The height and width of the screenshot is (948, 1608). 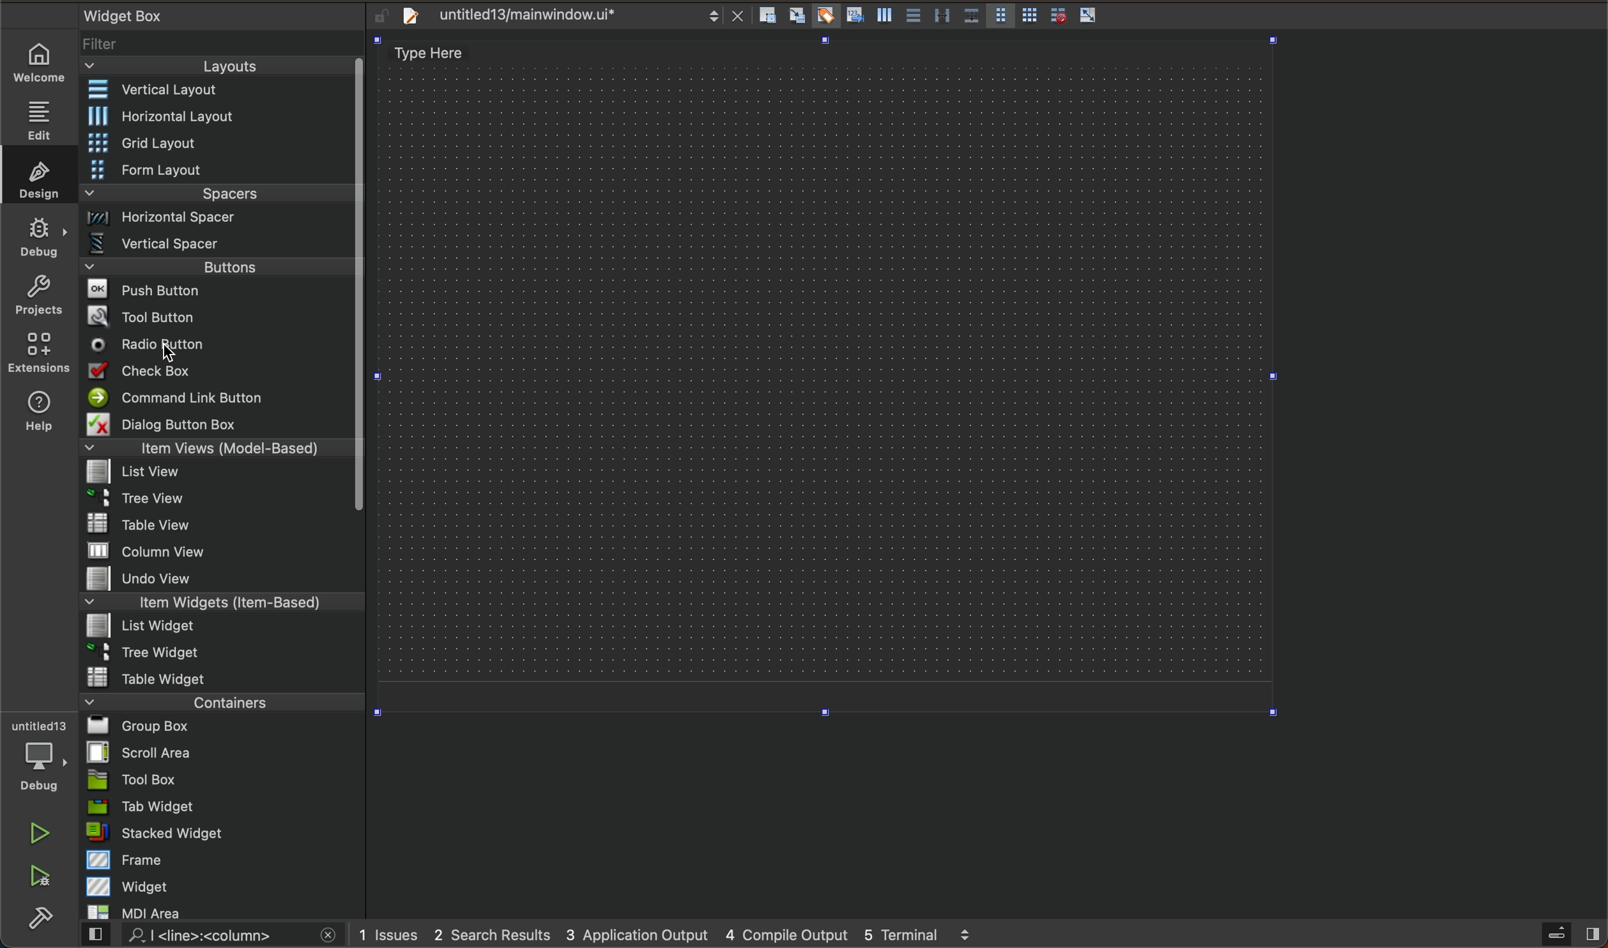 What do you see at coordinates (1055, 15) in the screenshot?
I see `` at bounding box center [1055, 15].